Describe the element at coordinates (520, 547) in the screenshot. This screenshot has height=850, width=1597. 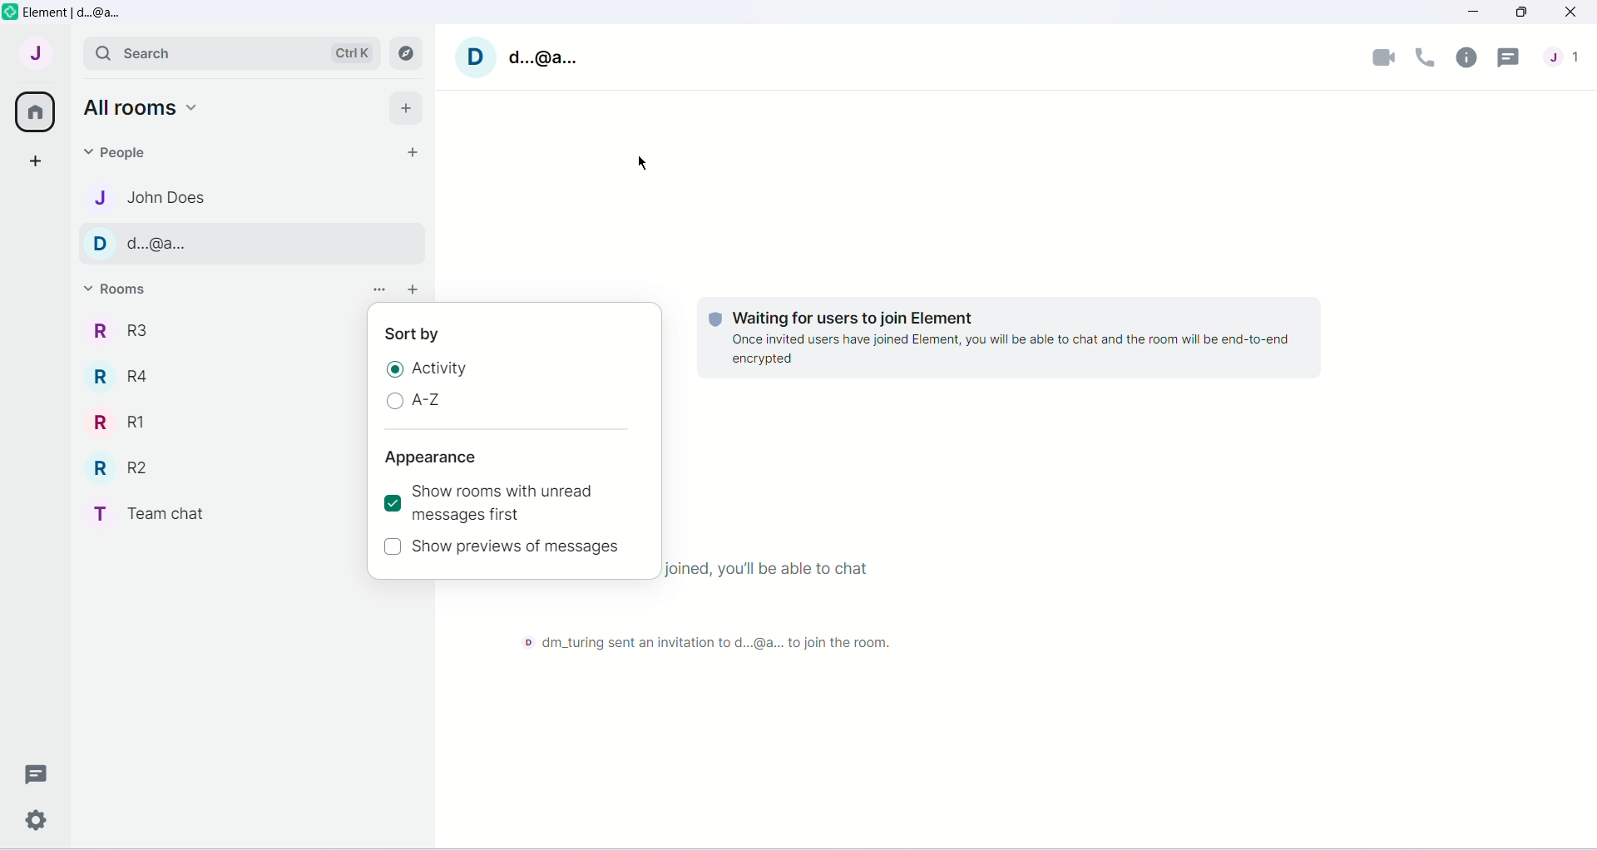
I see `Show preview of messages` at that location.